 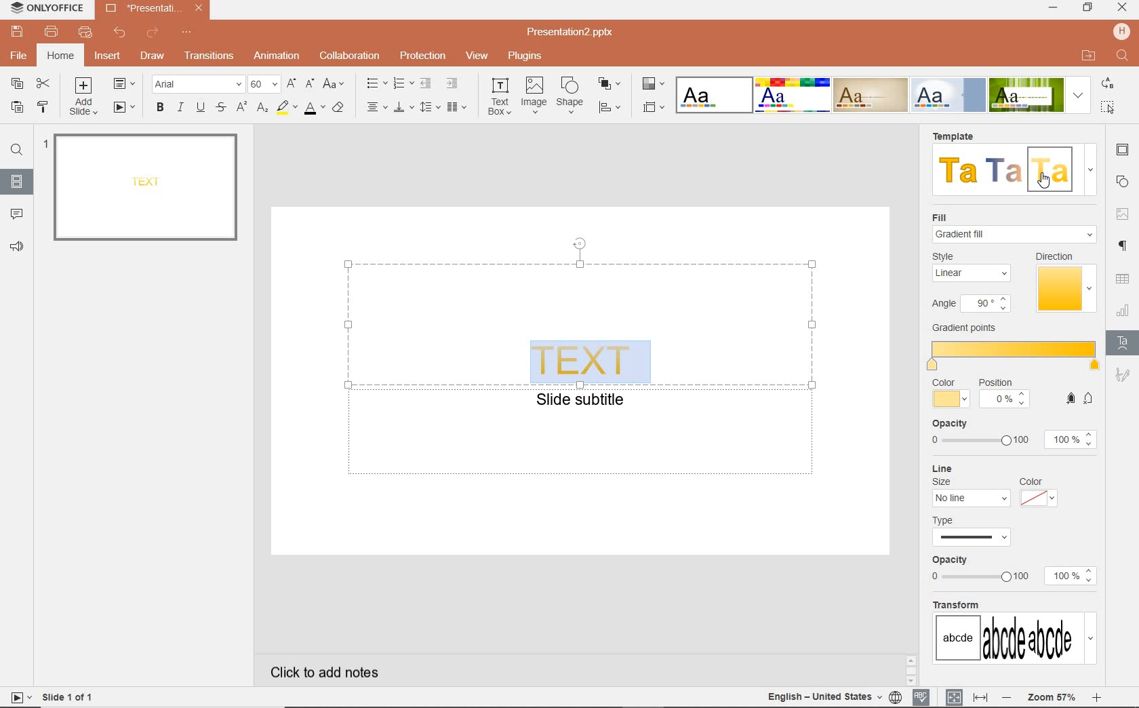 What do you see at coordinates (85, 33) in the screenshot?
I see `QUICK PRINT` at bounding box center [85, 33].